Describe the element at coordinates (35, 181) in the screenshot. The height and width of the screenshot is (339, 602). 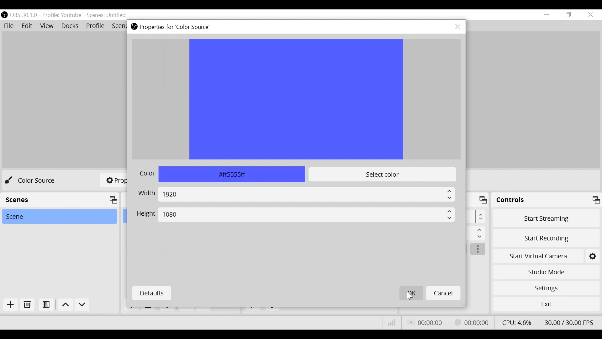
I see `No source selected` at that location.